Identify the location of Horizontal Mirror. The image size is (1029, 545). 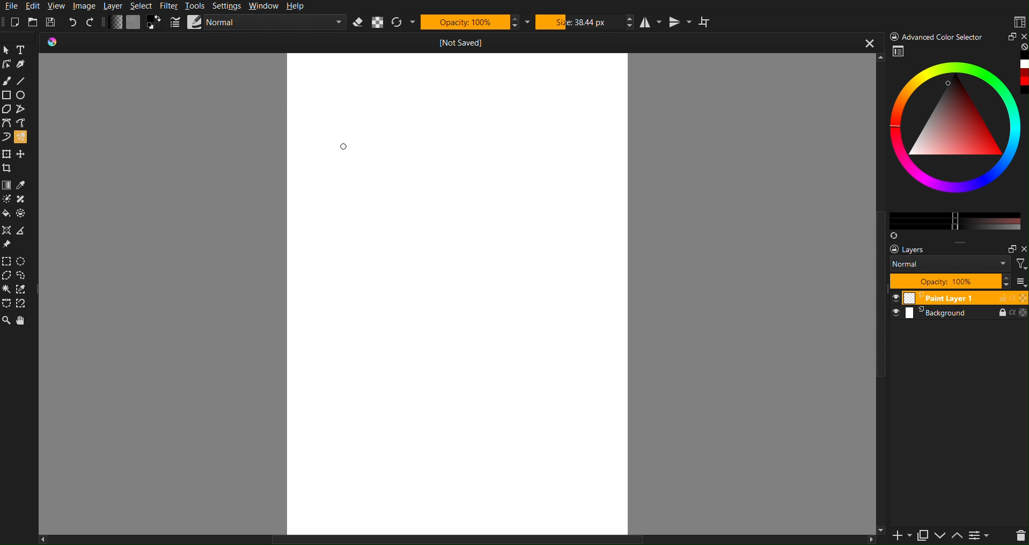
(649, 23).